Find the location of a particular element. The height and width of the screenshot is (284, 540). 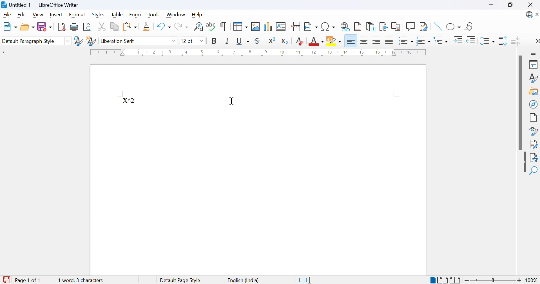

Insert text box is located at coordinates (282, 26).